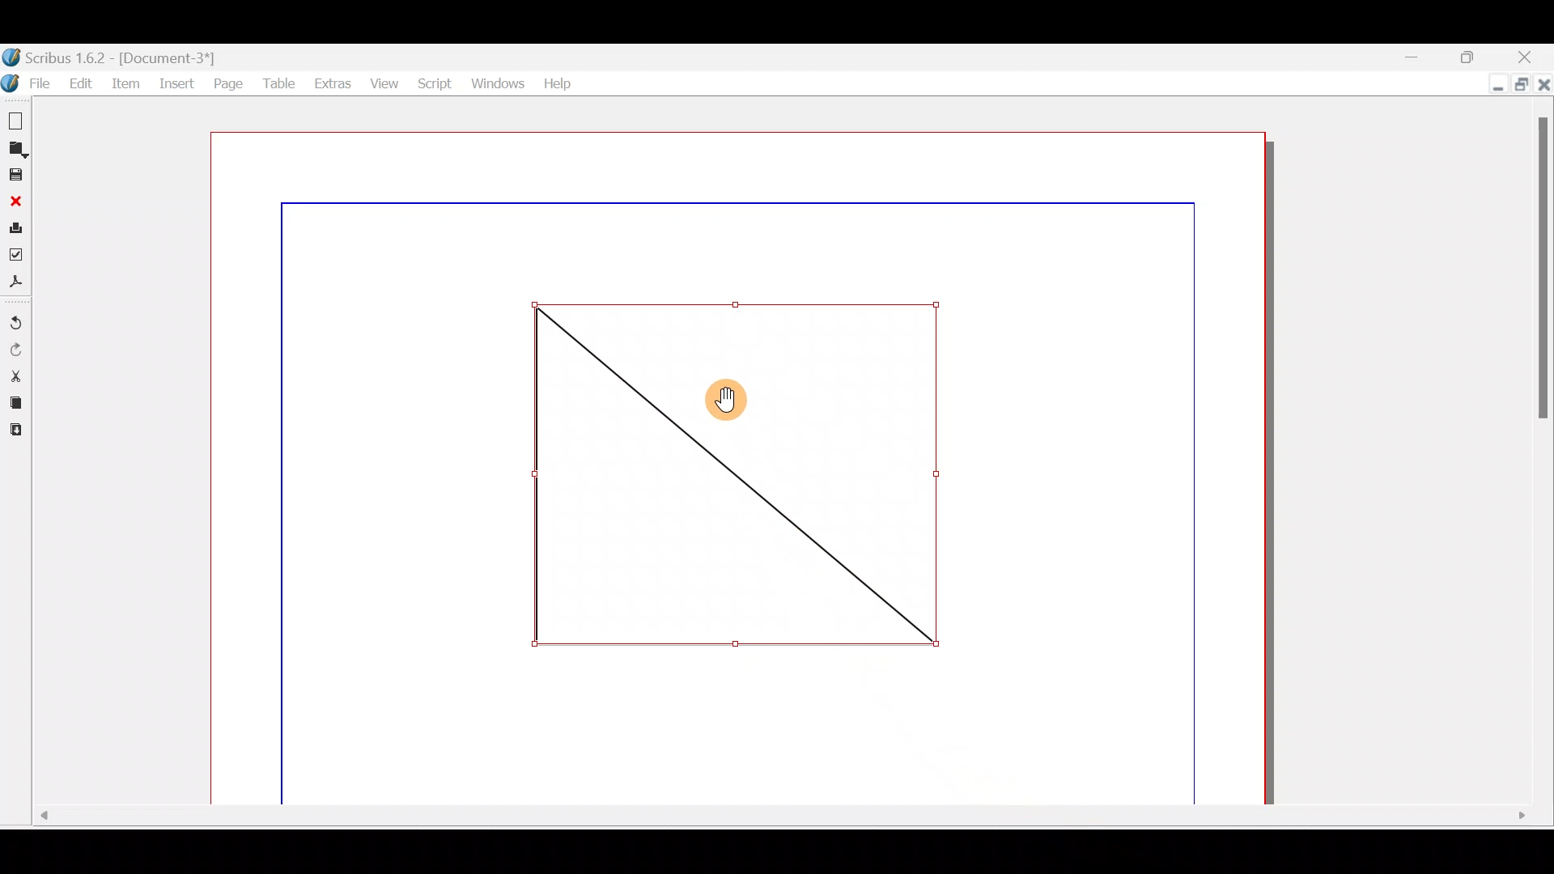 The image size is (1554, 874). Describe the element at coordinates (15, 174) in the screenshot. I see `Save` at that location.